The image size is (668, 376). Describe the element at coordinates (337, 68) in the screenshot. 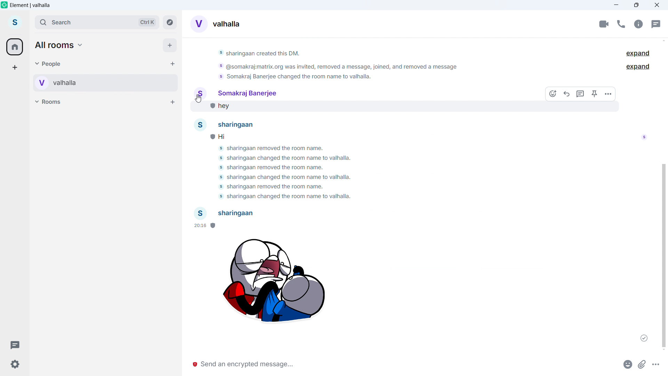

I see `@somakraj:matrix.org was invited, removed a message, joined, and removed a message` at that location.